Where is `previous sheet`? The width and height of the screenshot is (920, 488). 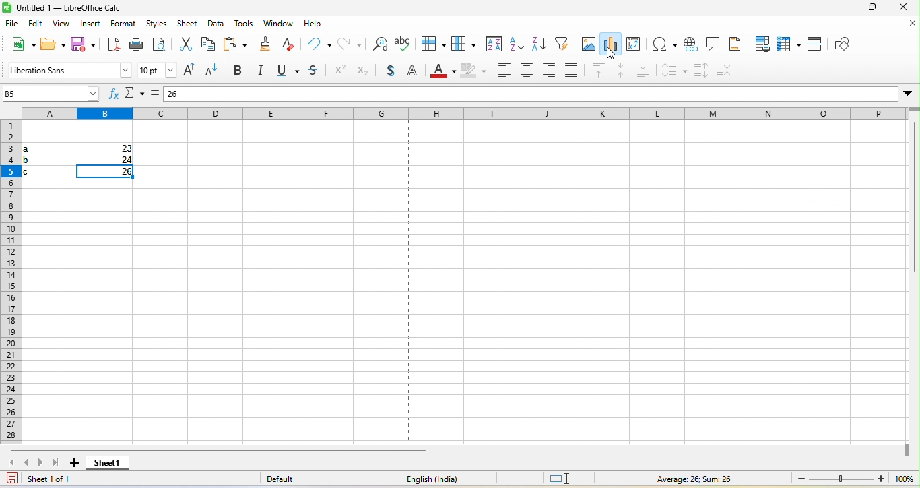
previous sheet is located at coordinates (27, 464).